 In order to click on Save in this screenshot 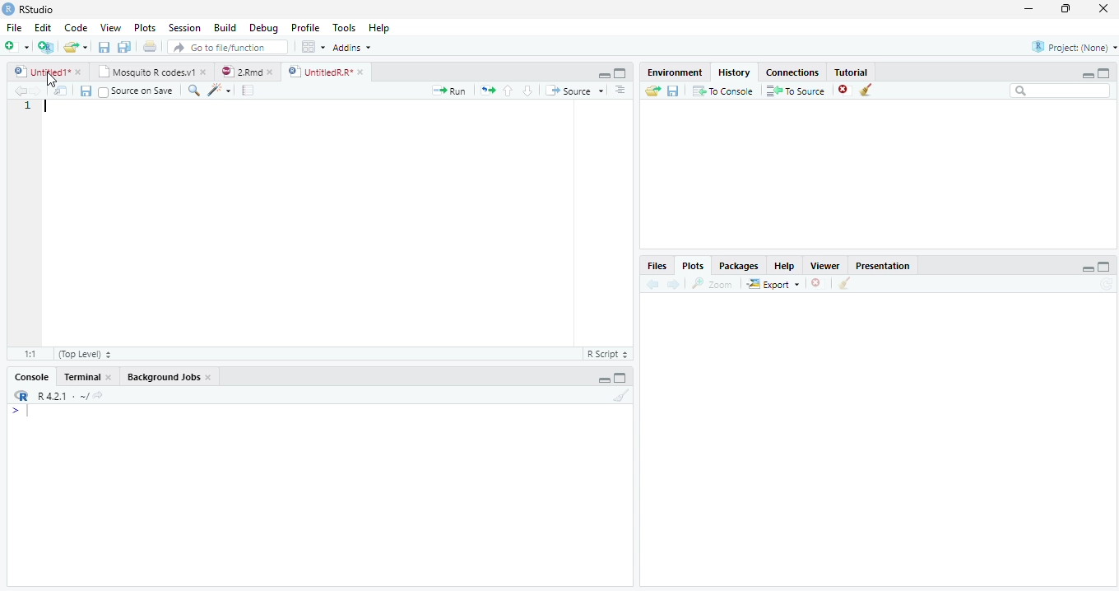, I will do `click(672, 93)`.